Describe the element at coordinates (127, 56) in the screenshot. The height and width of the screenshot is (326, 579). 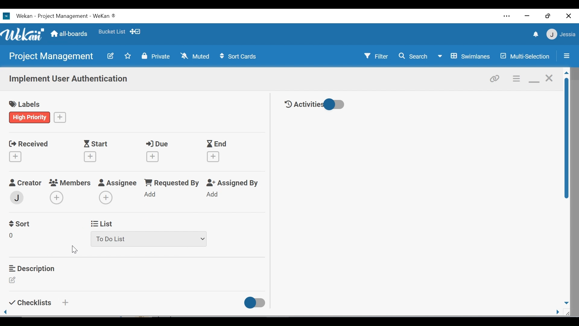
I see `toggle favorites` at that location.